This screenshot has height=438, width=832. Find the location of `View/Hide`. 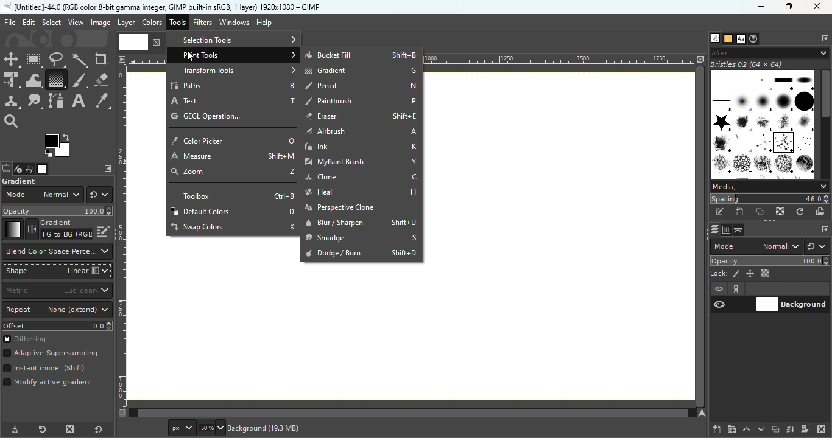

View/Hide is located at coordinates (732, 297).